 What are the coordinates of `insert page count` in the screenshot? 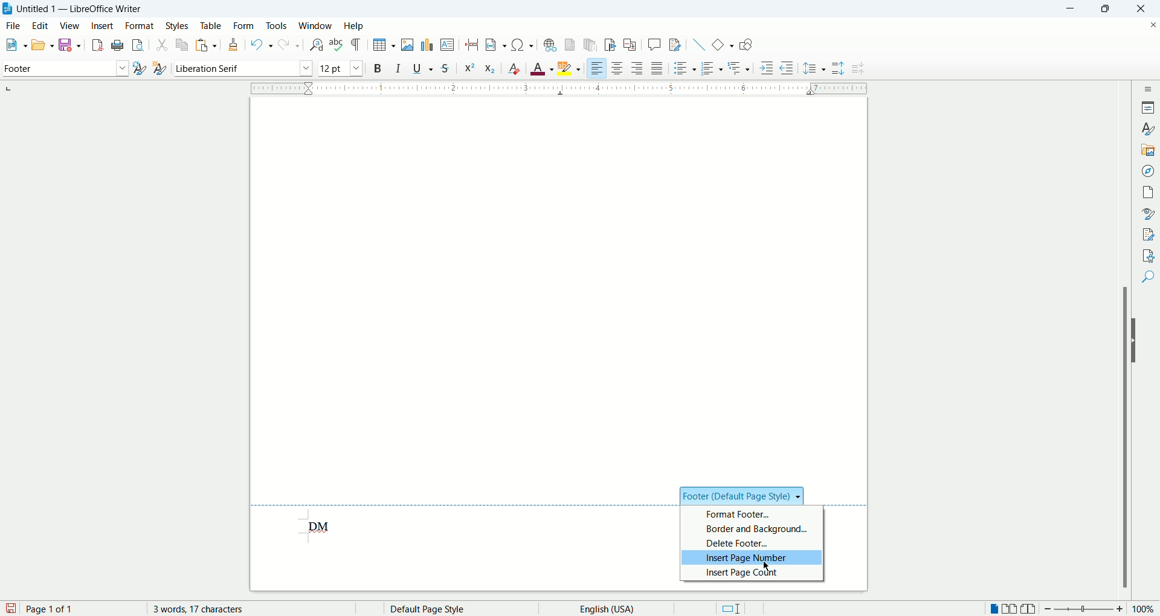 It's located at (755, 574).